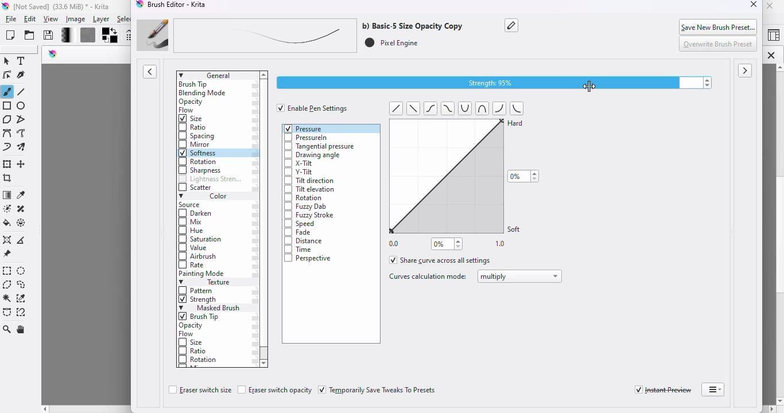  What do you see at coordinates (191, 102) in the screenshot?
I see `opacity` at bounding box center [191, 102].